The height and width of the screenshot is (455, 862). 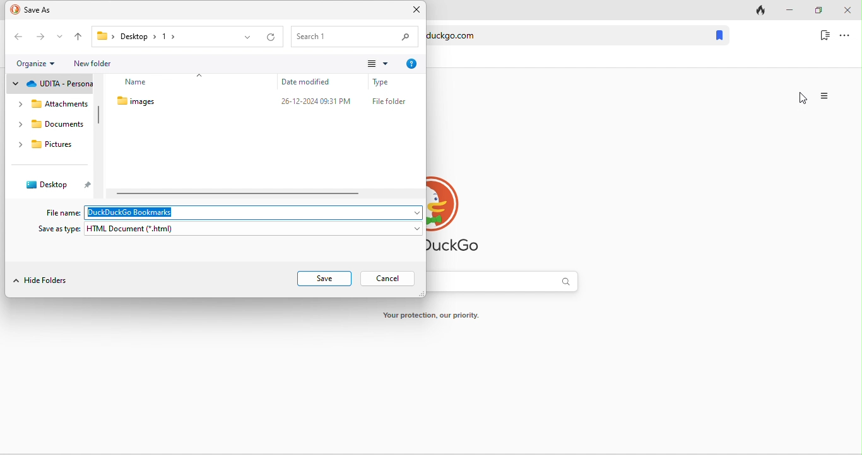 I want to click on file folder, so click(x=389, y=101).